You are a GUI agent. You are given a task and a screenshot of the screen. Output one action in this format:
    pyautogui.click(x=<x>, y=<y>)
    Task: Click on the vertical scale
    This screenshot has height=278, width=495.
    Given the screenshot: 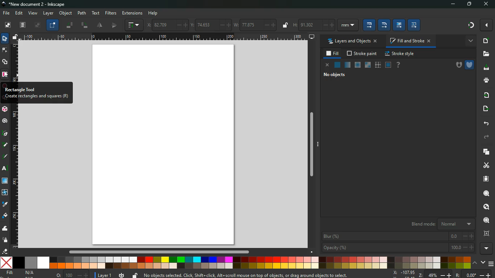 What is the action you would take?
    pyautogui.click(x=16, y=63)
    